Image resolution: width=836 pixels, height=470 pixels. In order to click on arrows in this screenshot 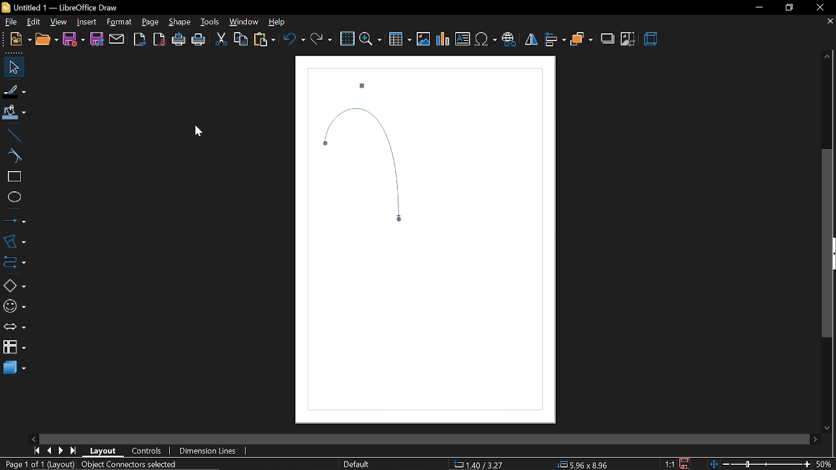, I will do `click(12, 326)`.